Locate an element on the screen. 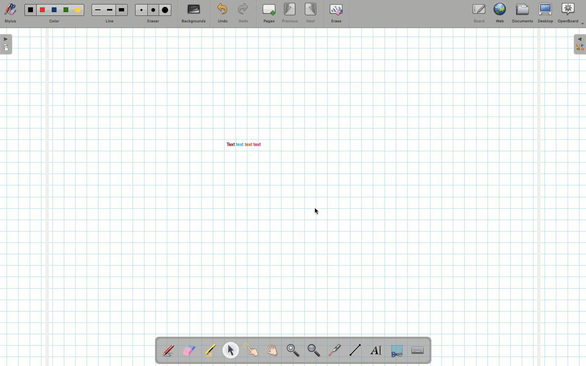  Green is located at coordinates (66, 11).